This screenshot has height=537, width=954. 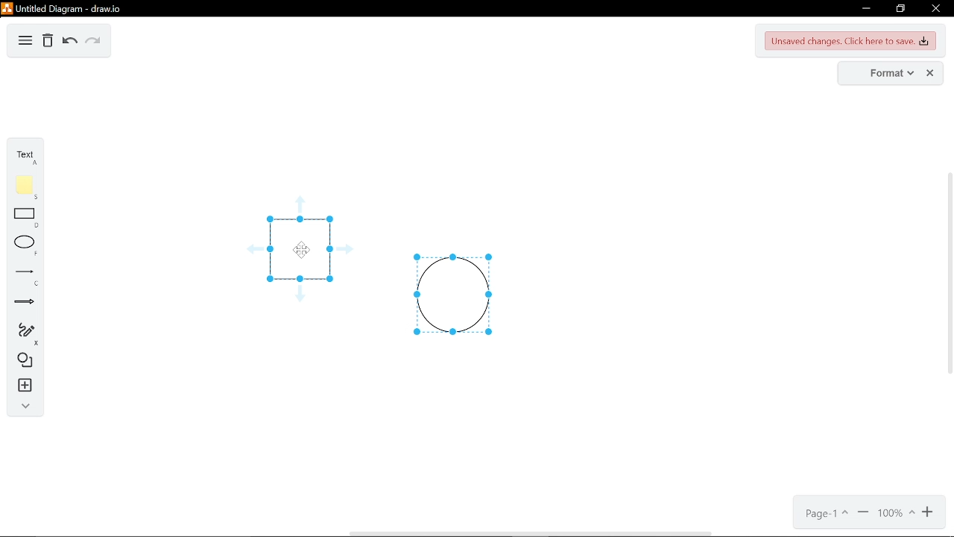 What do you see at coordinates (94, 41) in the screenshot?
I see `redo` at bounding box center [94, 41].